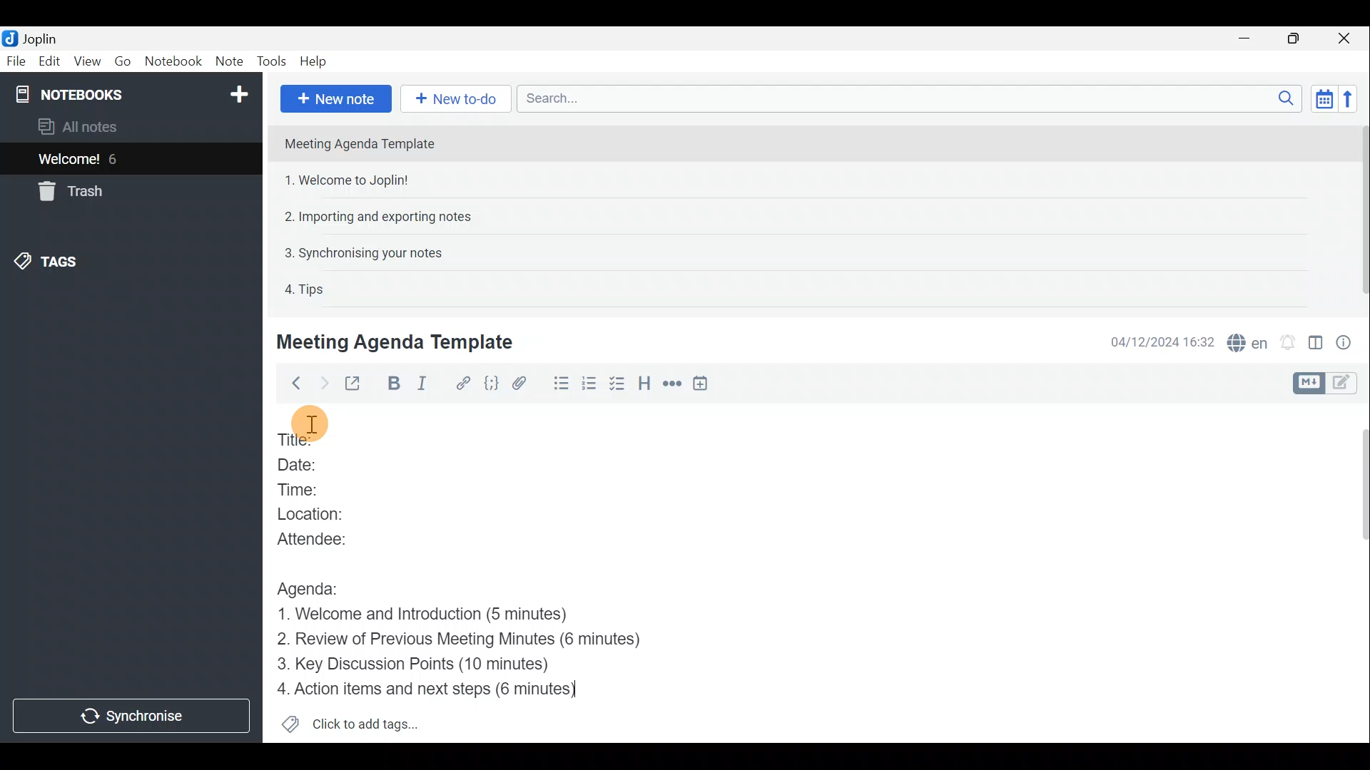  I want to click on Agenda:, so click(318, 587).